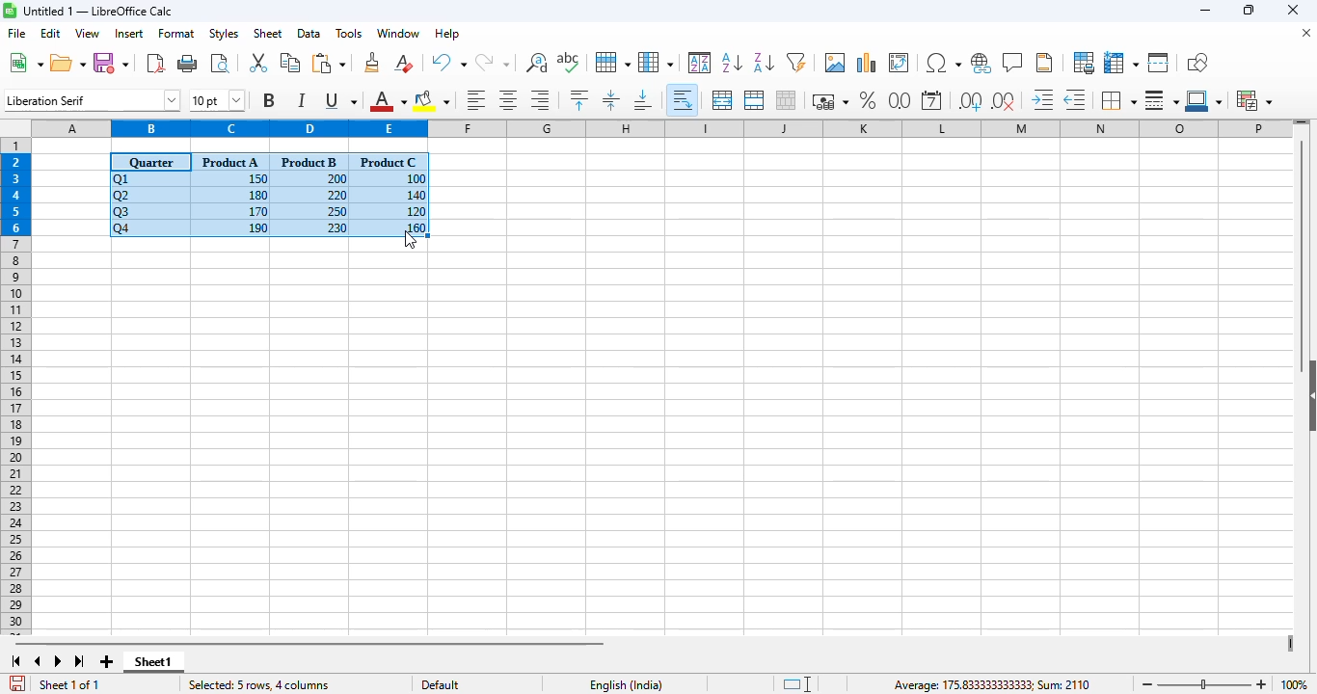  What do you see at coordinates (404, 63) in the screenshot?
I see `clear direct formatting` at bounding box center [404, 63].